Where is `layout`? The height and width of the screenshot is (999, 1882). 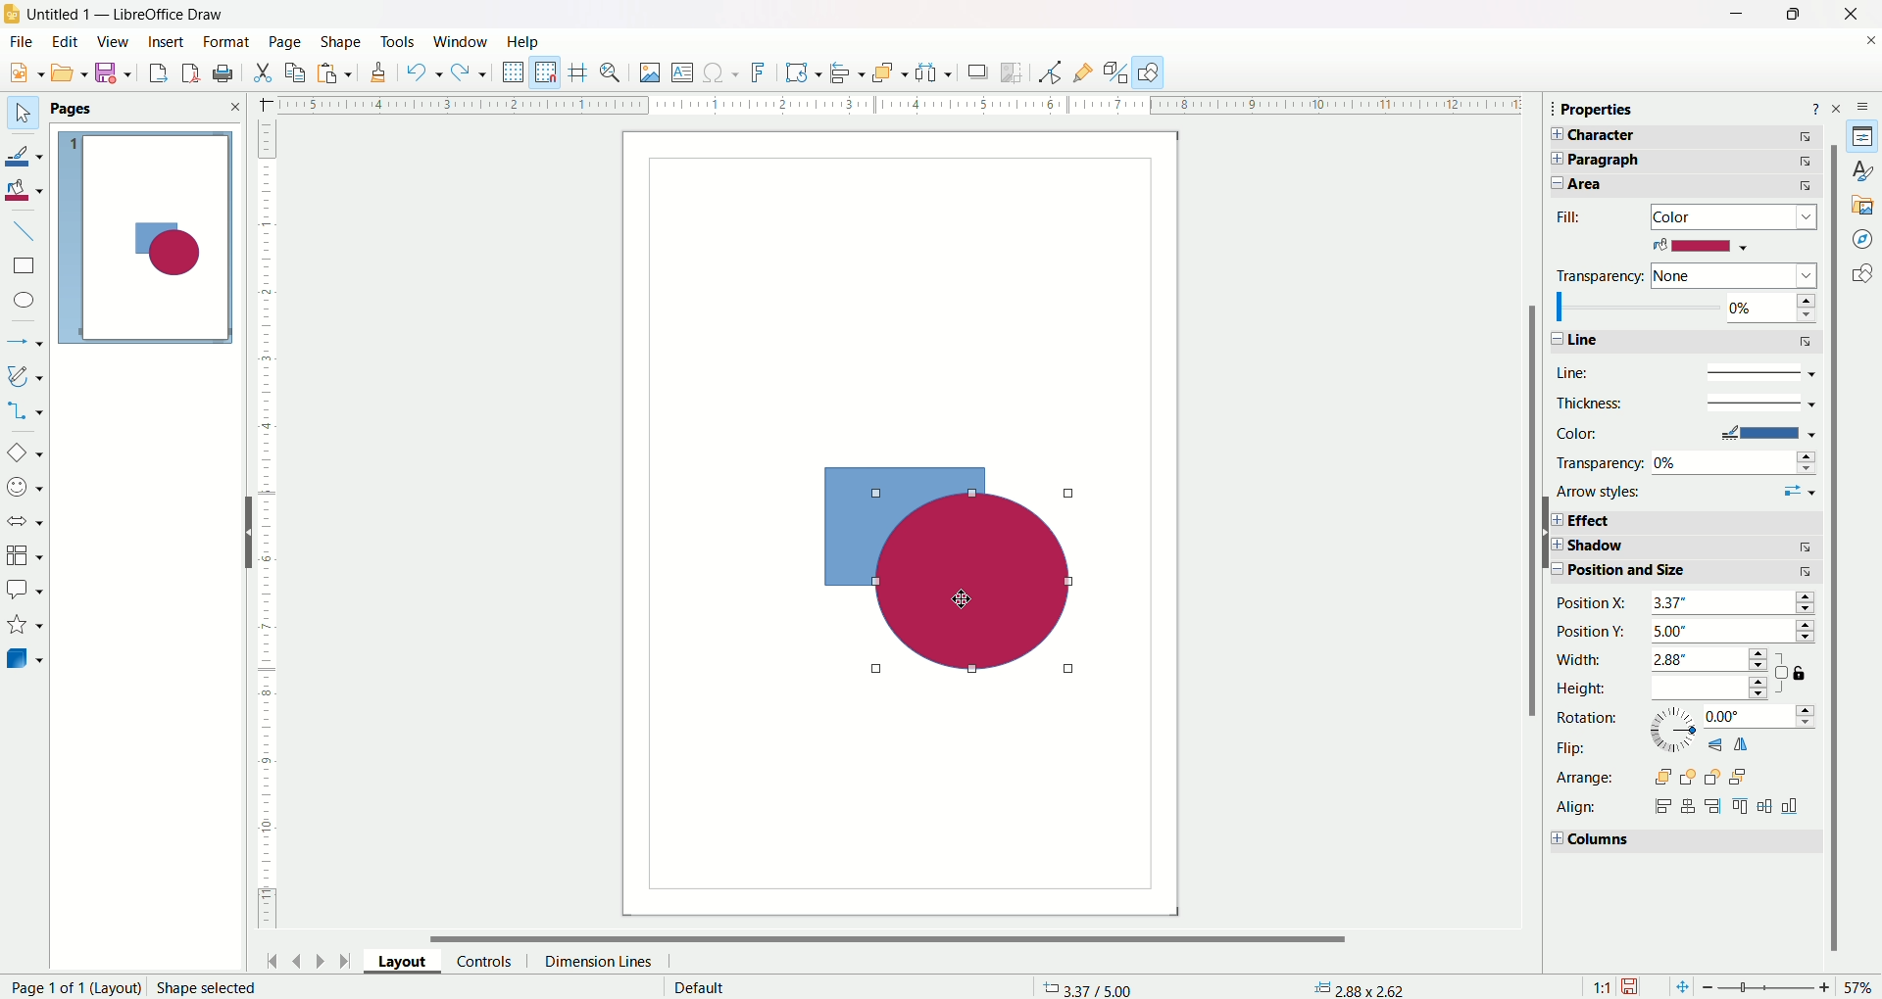
layout is located at coordinates (396, 960).